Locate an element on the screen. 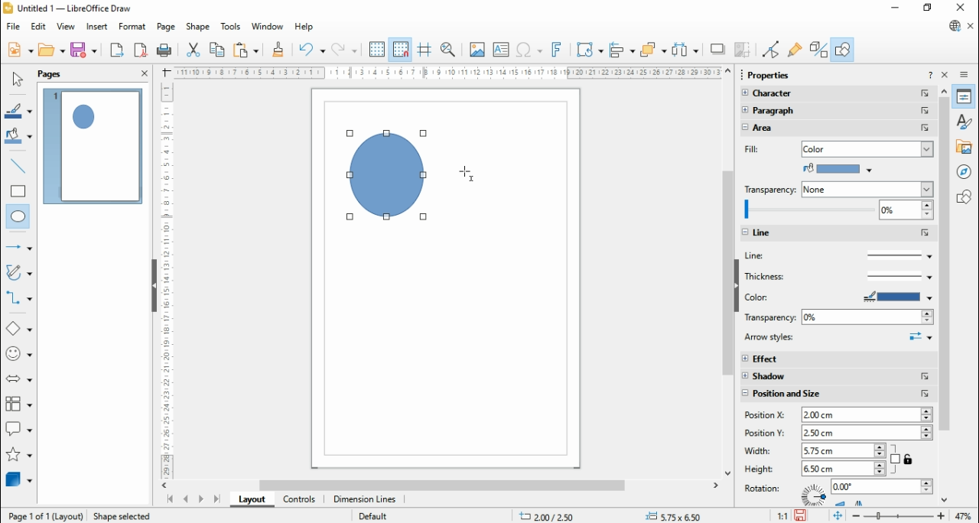 The height and width of the screenshot is (523, 979). zoom slider is located at coordinates (899, 516).